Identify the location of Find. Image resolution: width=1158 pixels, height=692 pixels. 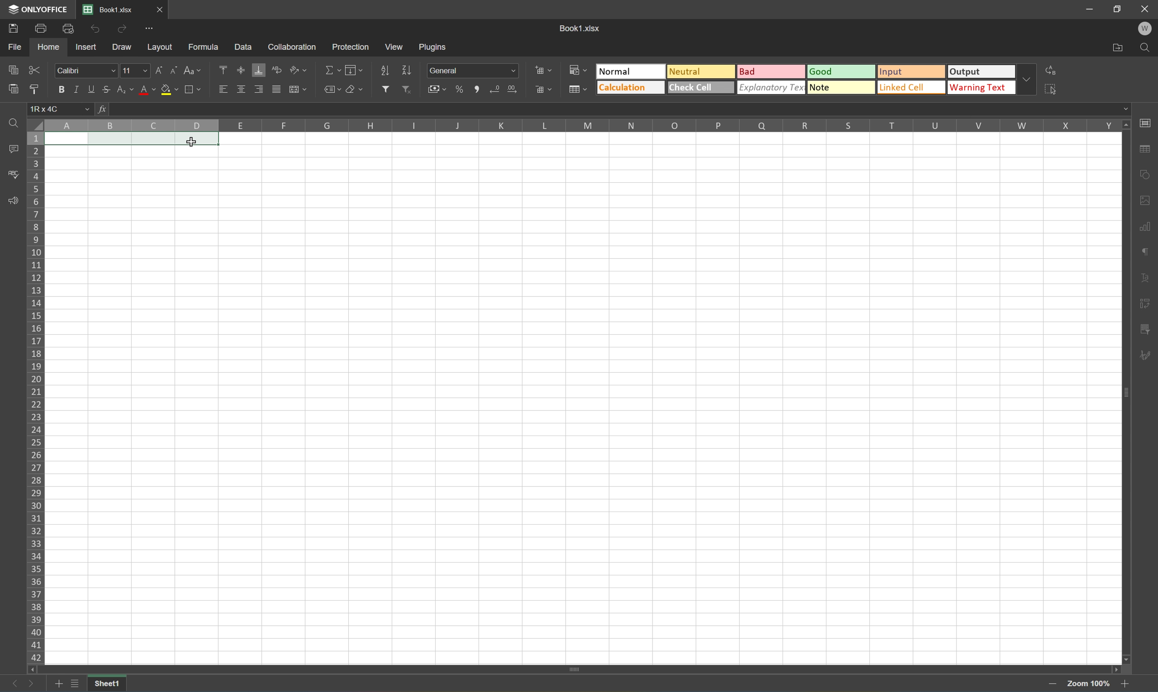
(1147, 48).